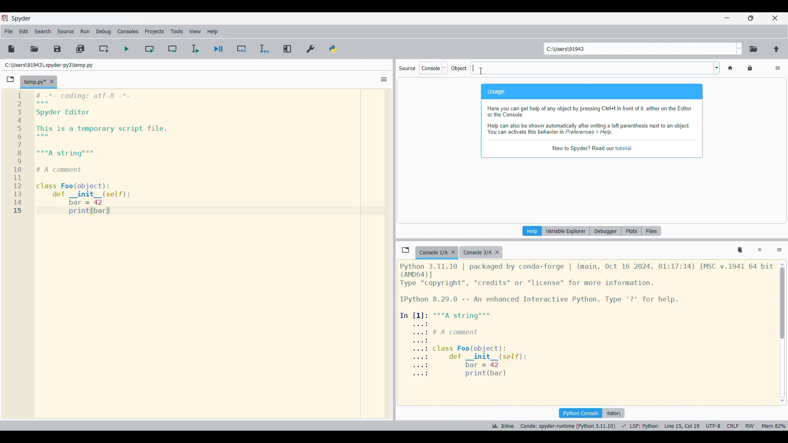 The width and height of the screenshot is (788, 443). I want to click on Current tab, so click(34, 82).